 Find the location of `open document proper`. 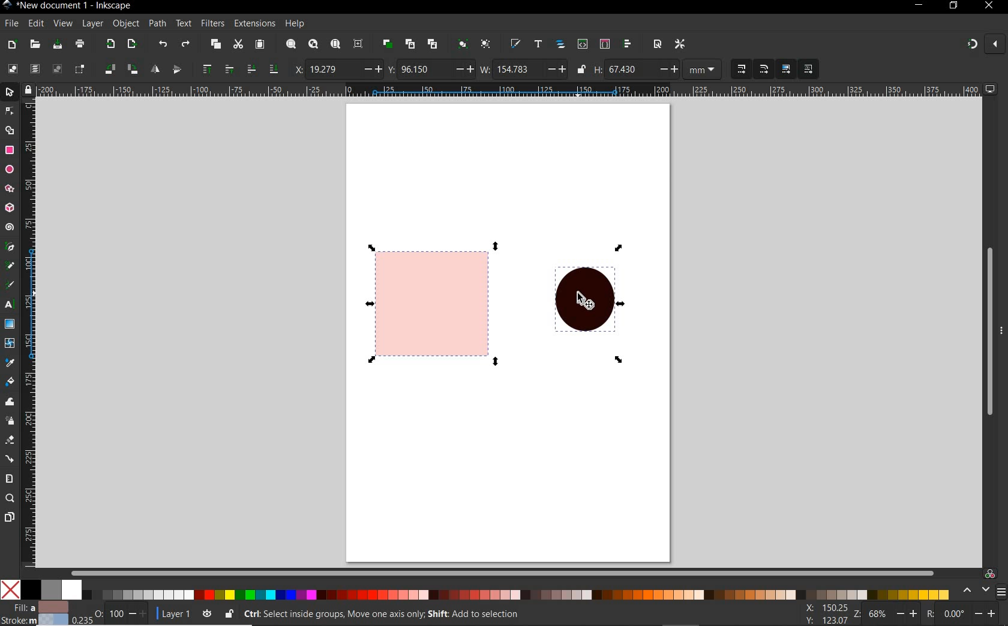

open document proper is located at coordinates (659, 44).